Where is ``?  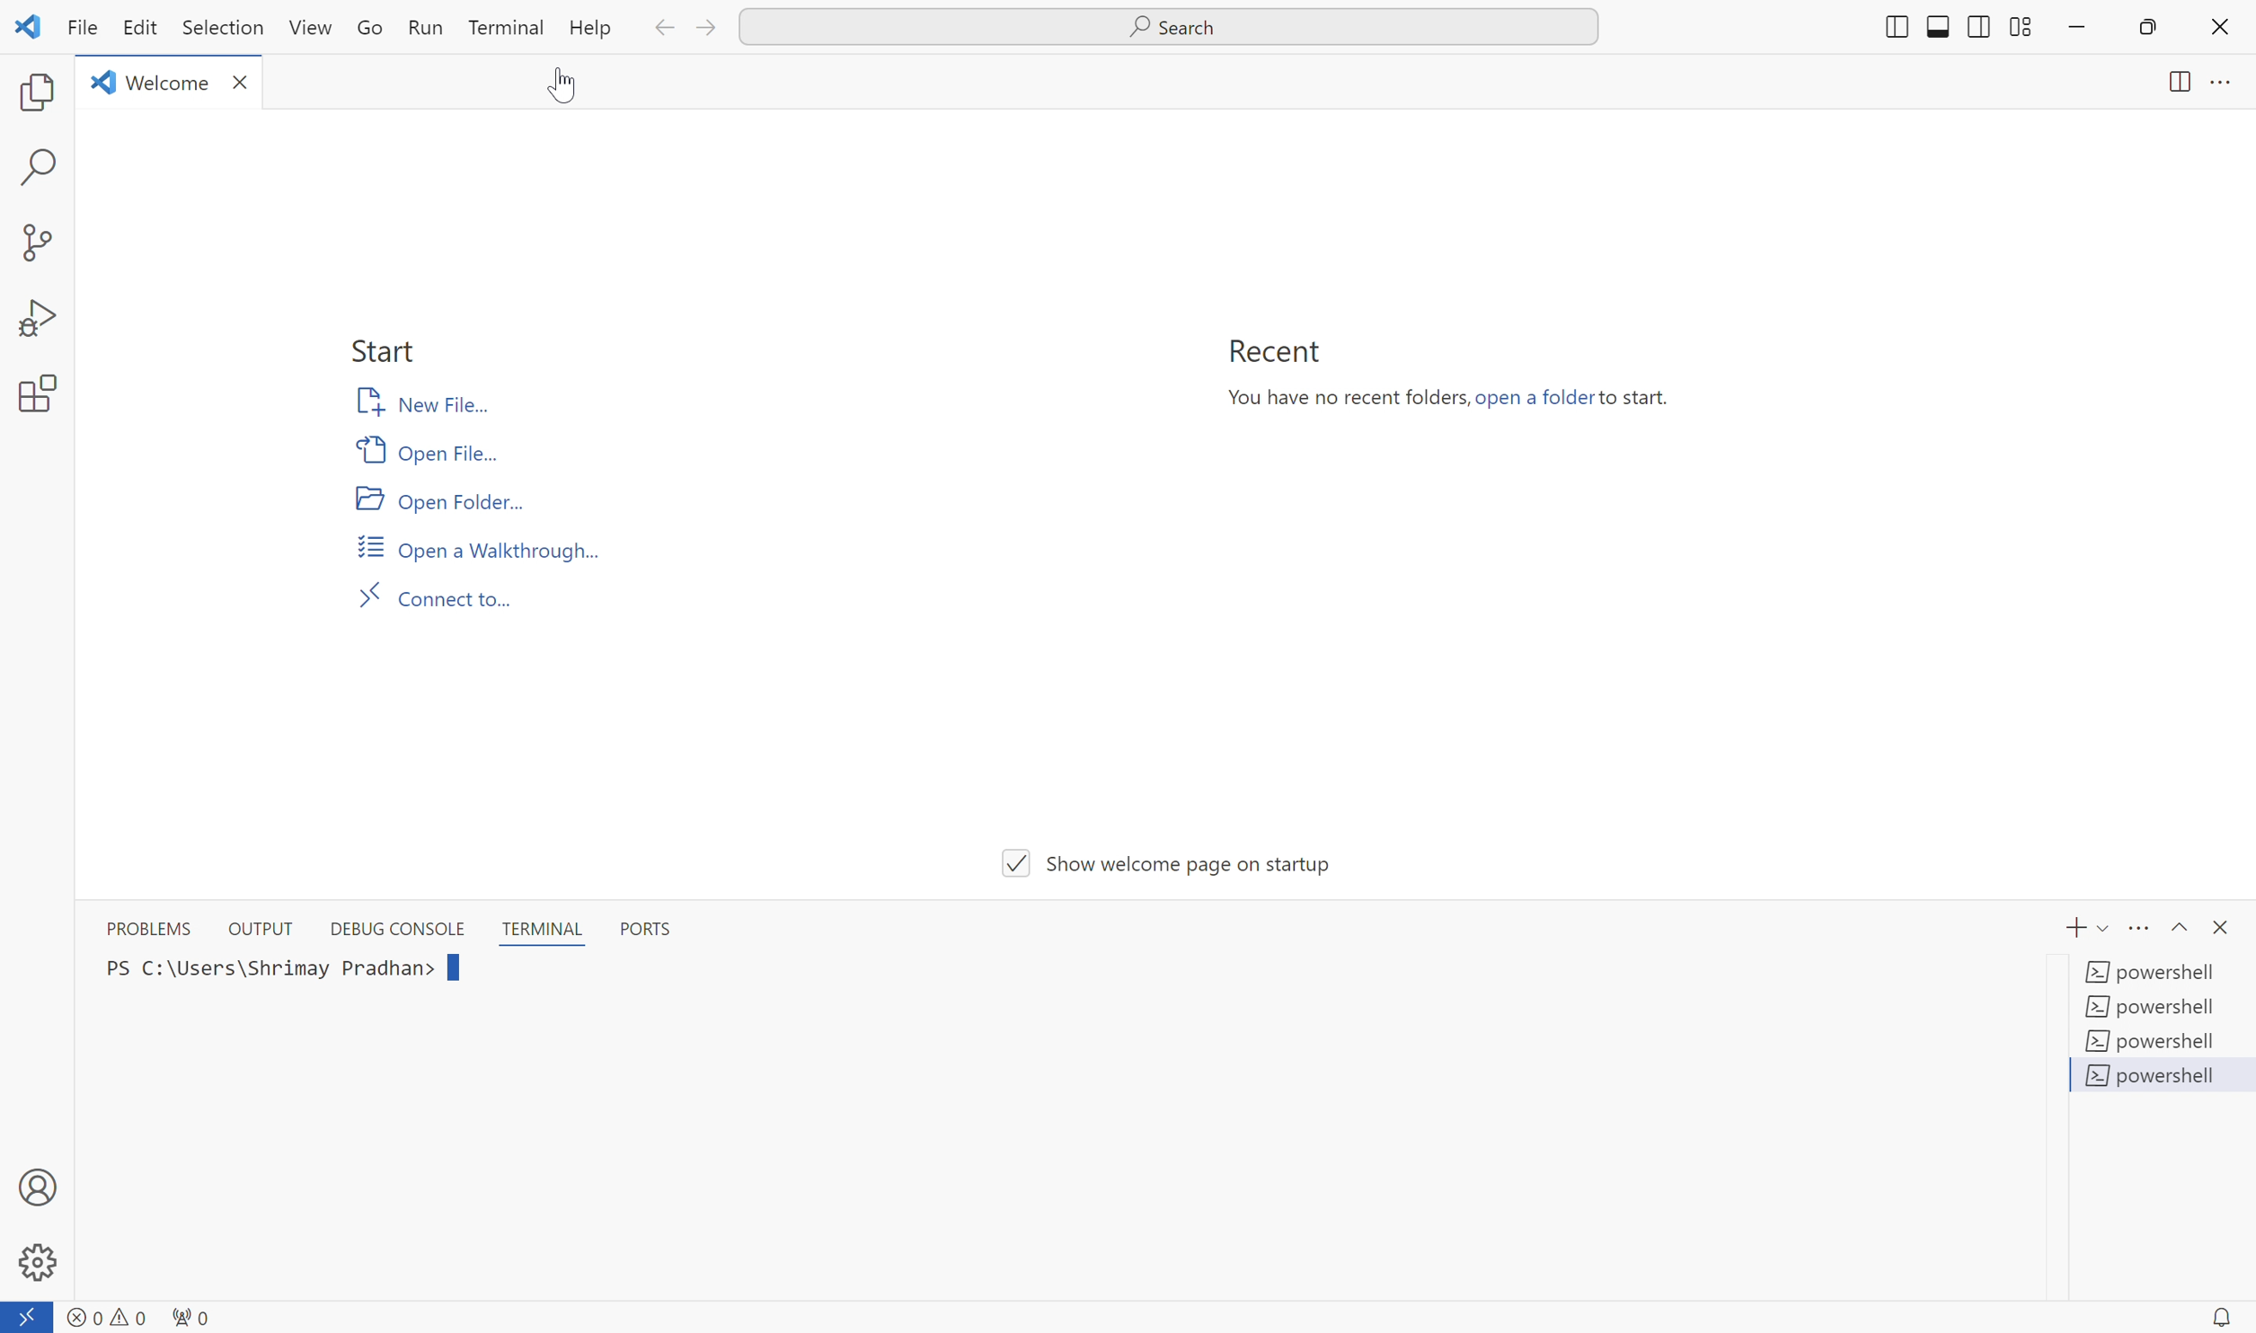
 is located at coordinates (1892, 28).